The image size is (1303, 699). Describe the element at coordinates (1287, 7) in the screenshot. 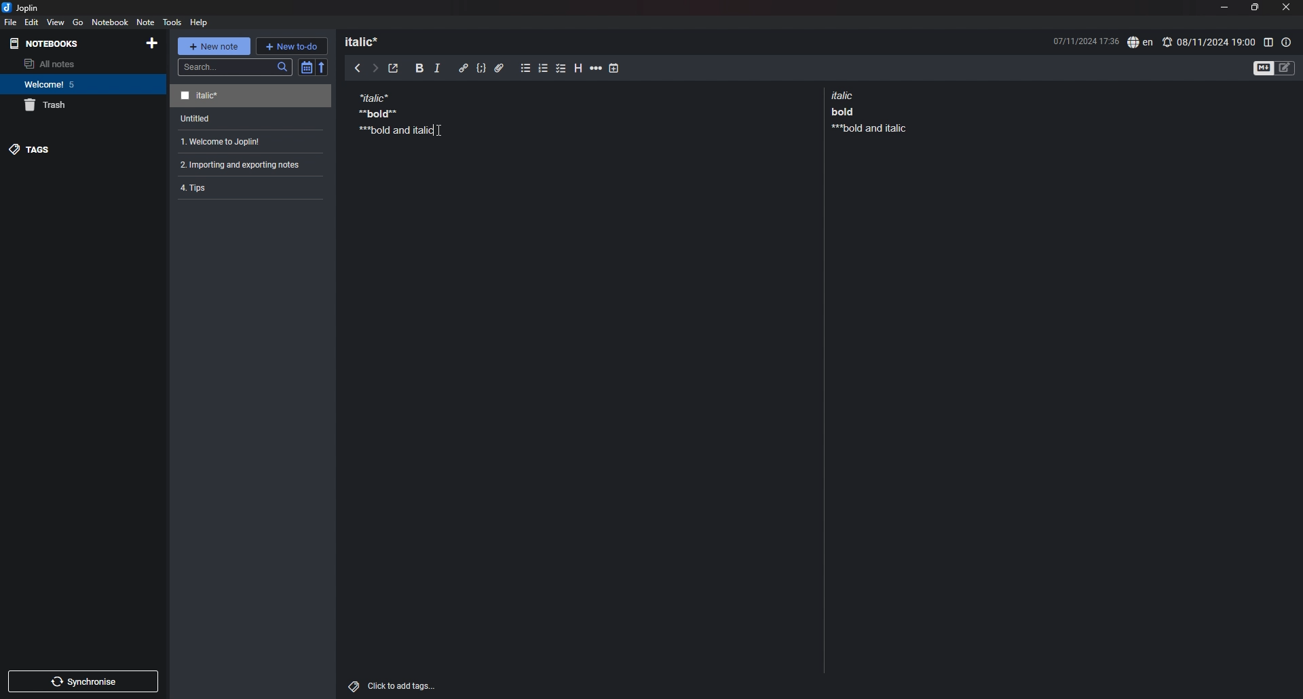

I see `close` at that location.